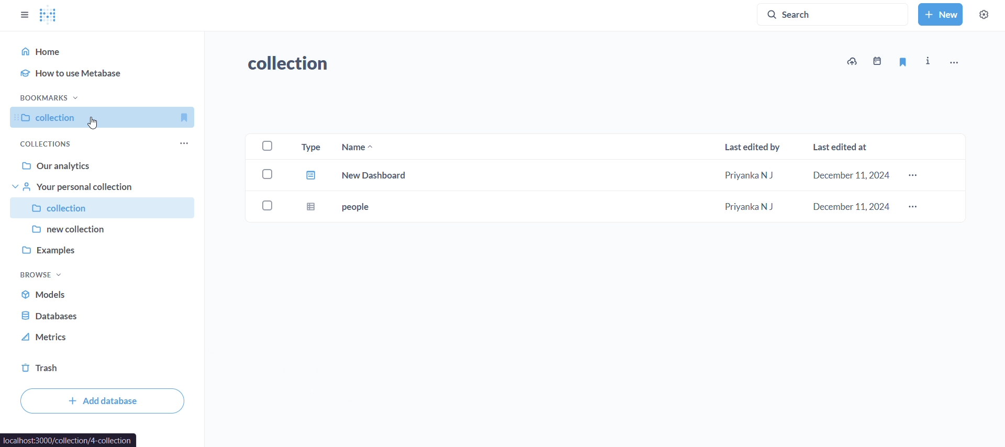 The height and width of the screenshot is (447, 1005). Describe the element at coordinates (94, 294) in the screenshot. I see `models` at that location.